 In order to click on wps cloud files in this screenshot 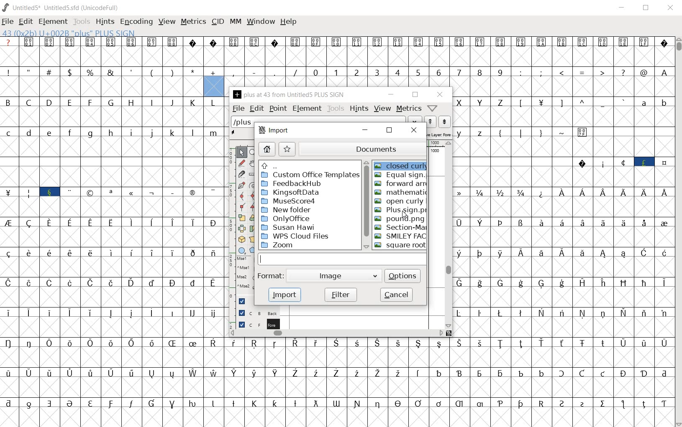, I will do `click(296, 236)`.